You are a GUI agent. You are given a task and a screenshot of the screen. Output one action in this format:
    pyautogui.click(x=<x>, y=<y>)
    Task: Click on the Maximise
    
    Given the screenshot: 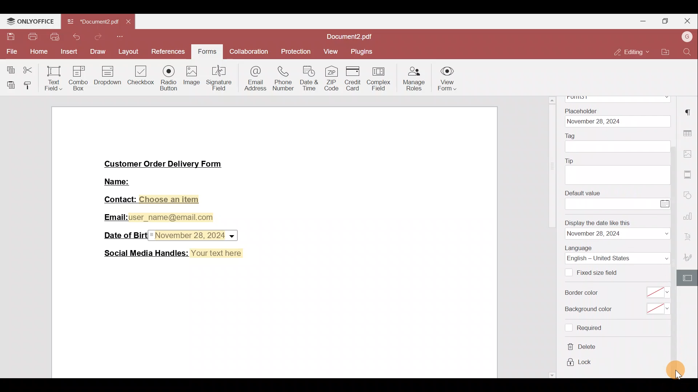 What is the action you would take?
    pyautogui.click(x=666, y=20)
    